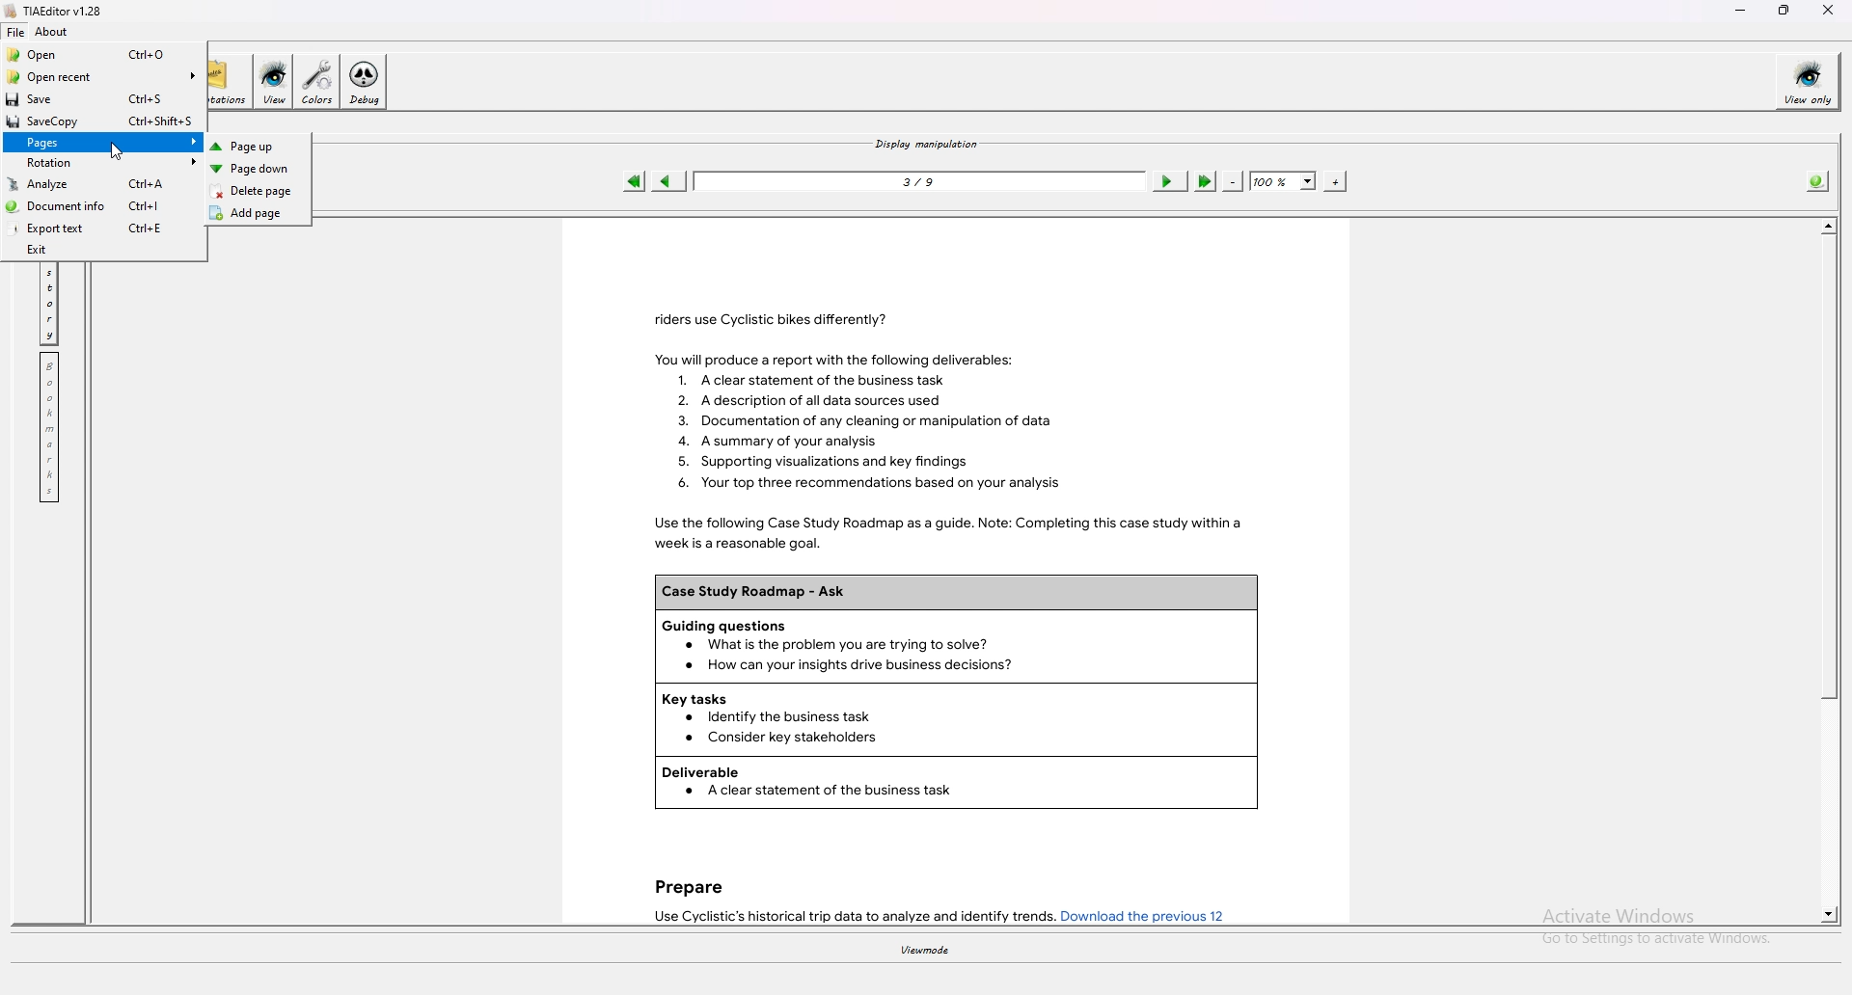 The width and height of the screenshot is (1852, 995). I want to click on Case Study Roadmap - Ask, so click(954, 592).